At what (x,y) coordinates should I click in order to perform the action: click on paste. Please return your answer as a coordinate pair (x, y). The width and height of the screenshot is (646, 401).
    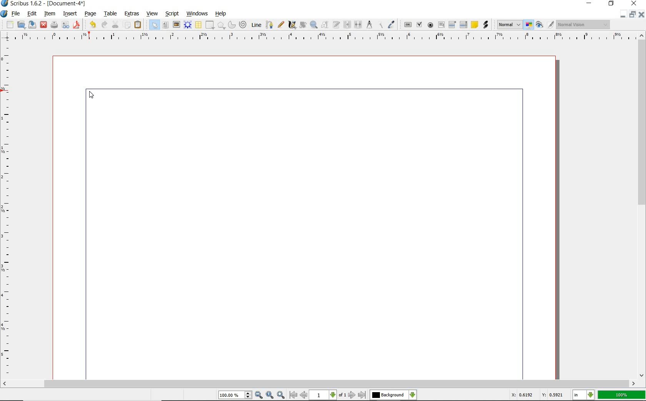
    Looking at the image, I should click on (138, 25).